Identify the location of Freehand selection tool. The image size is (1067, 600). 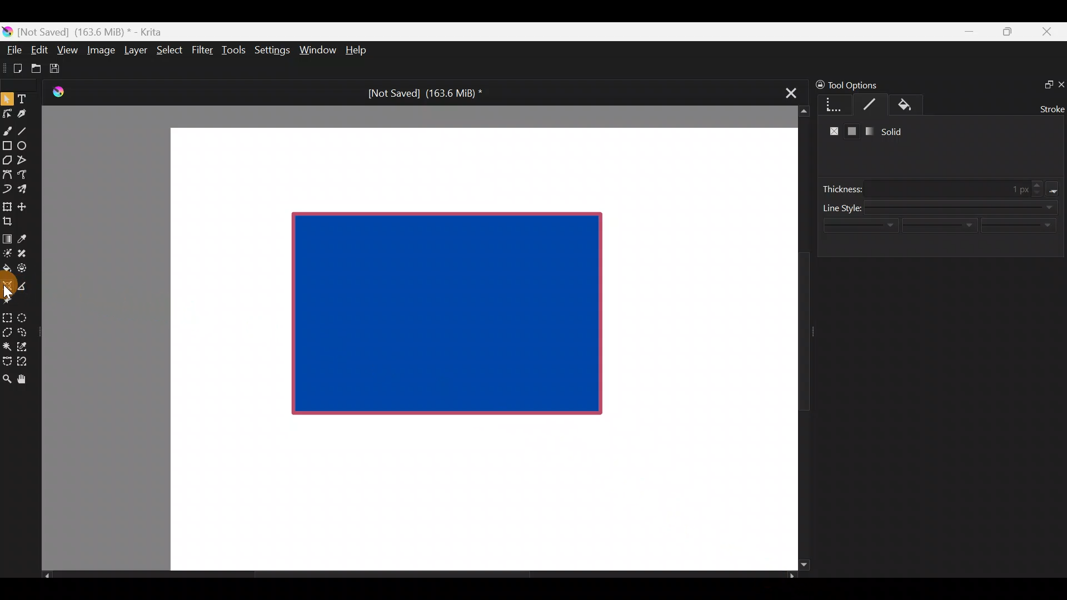
(24, 331).